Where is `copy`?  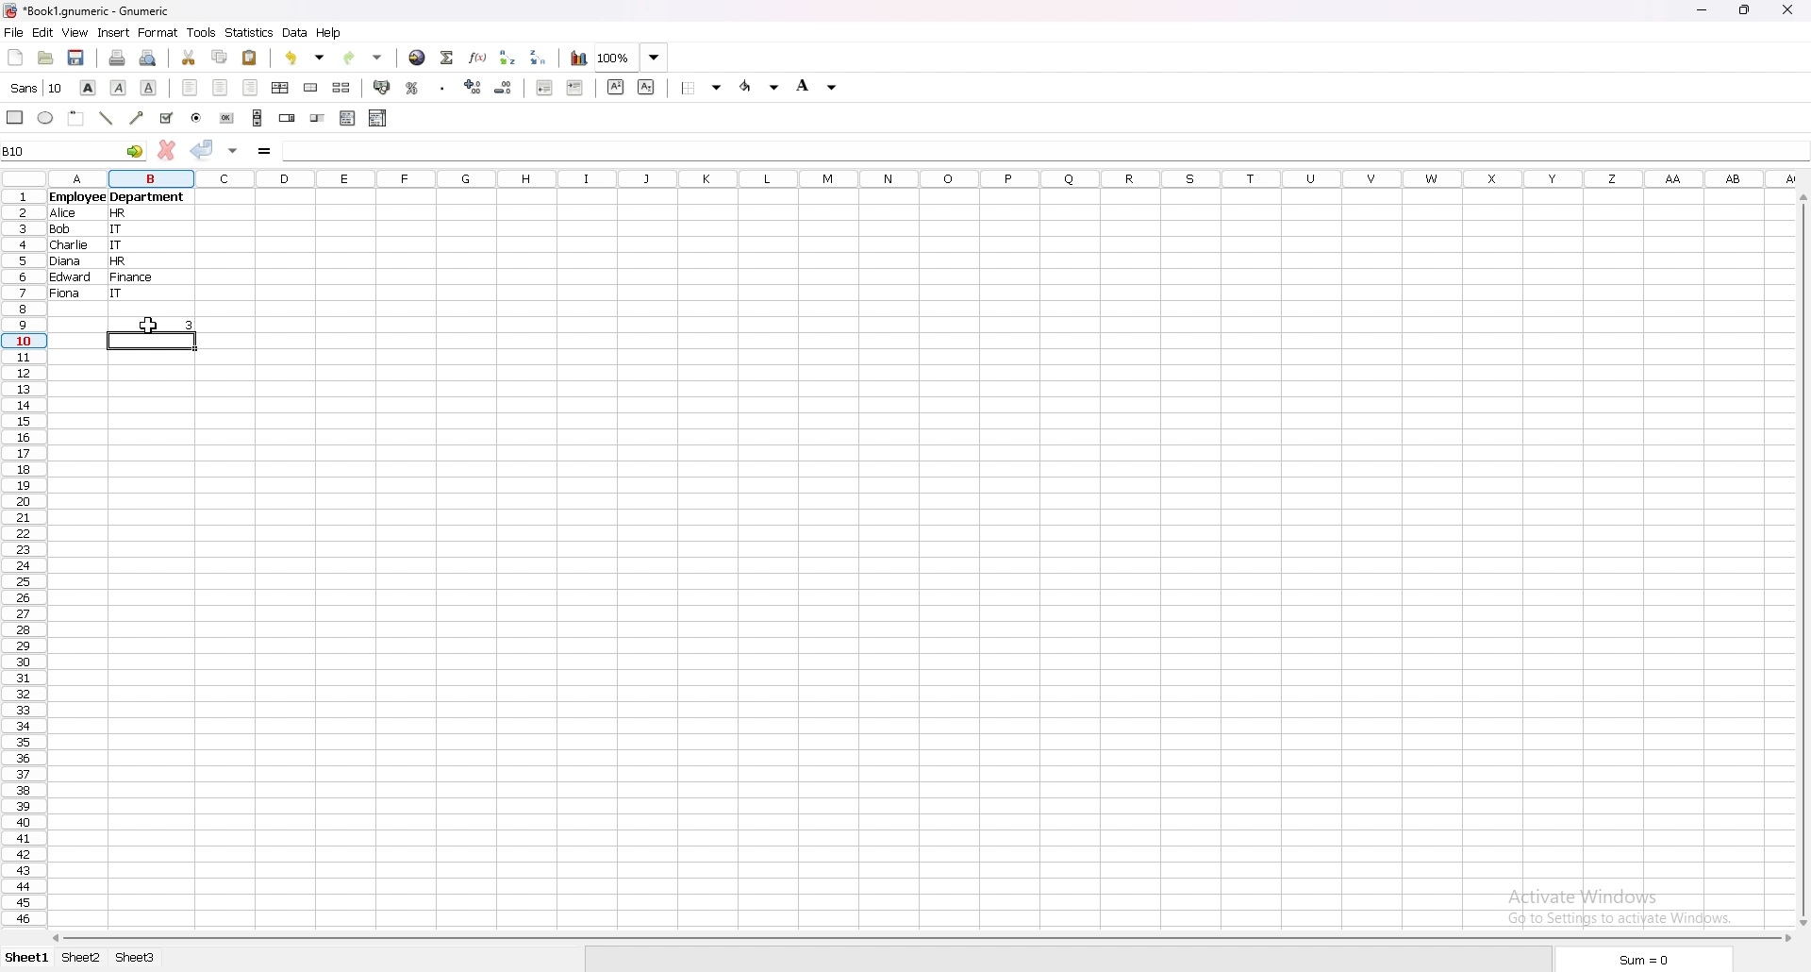
copy is located at coordinates (219, 57).